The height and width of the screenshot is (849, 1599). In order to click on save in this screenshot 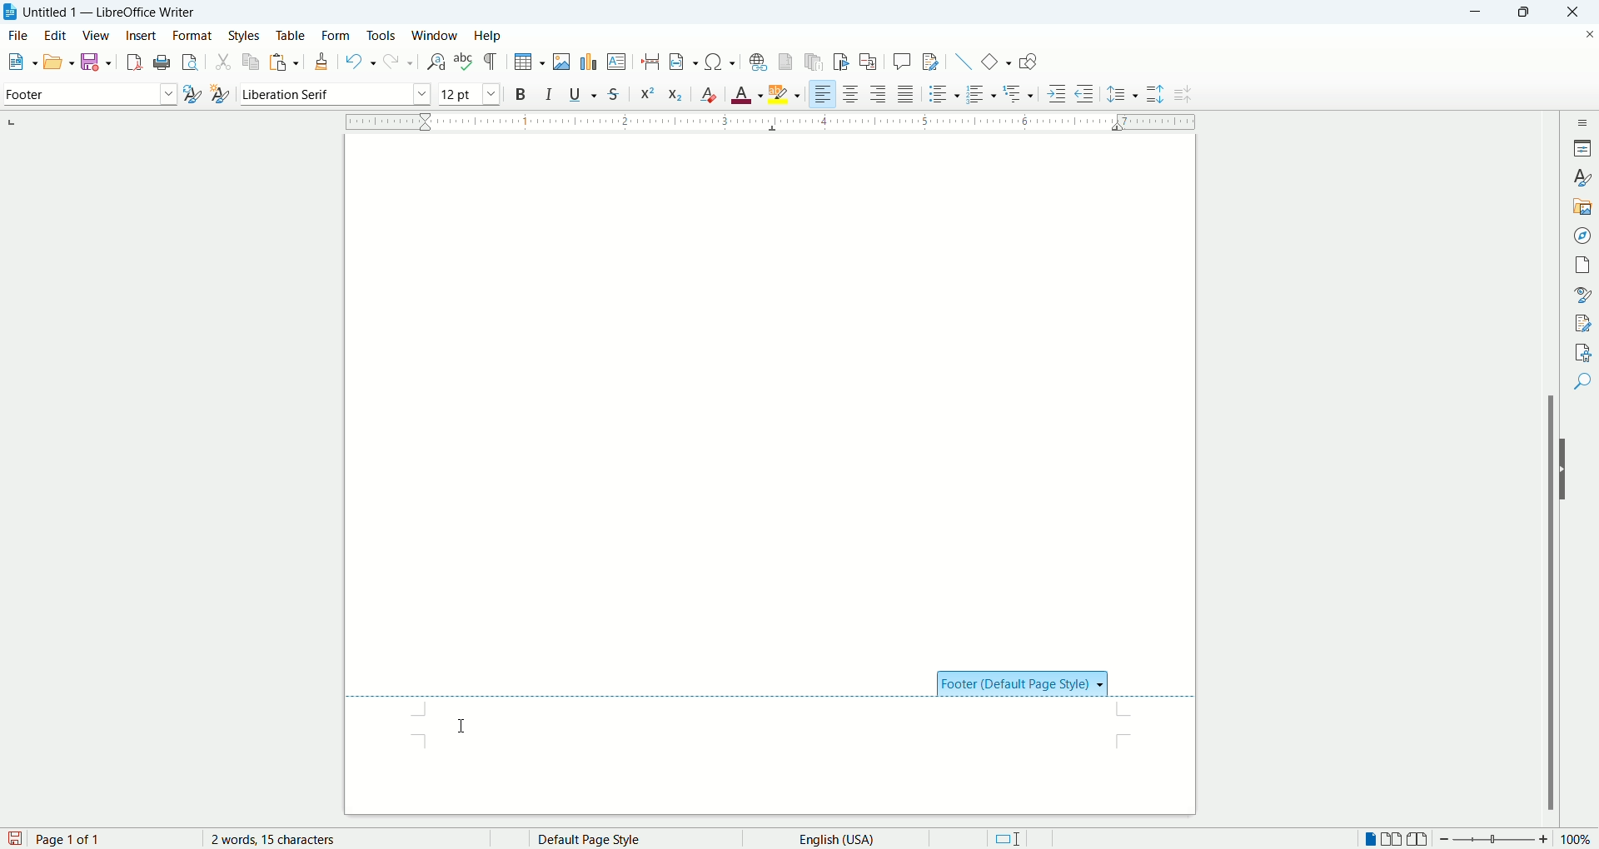, I will do `click(15, 837)`.